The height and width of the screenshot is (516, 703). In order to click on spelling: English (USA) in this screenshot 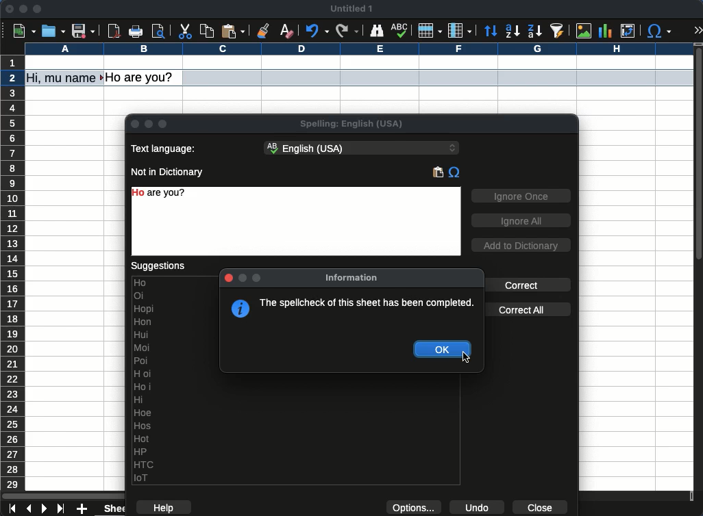, I will do `click(350, 125)`.